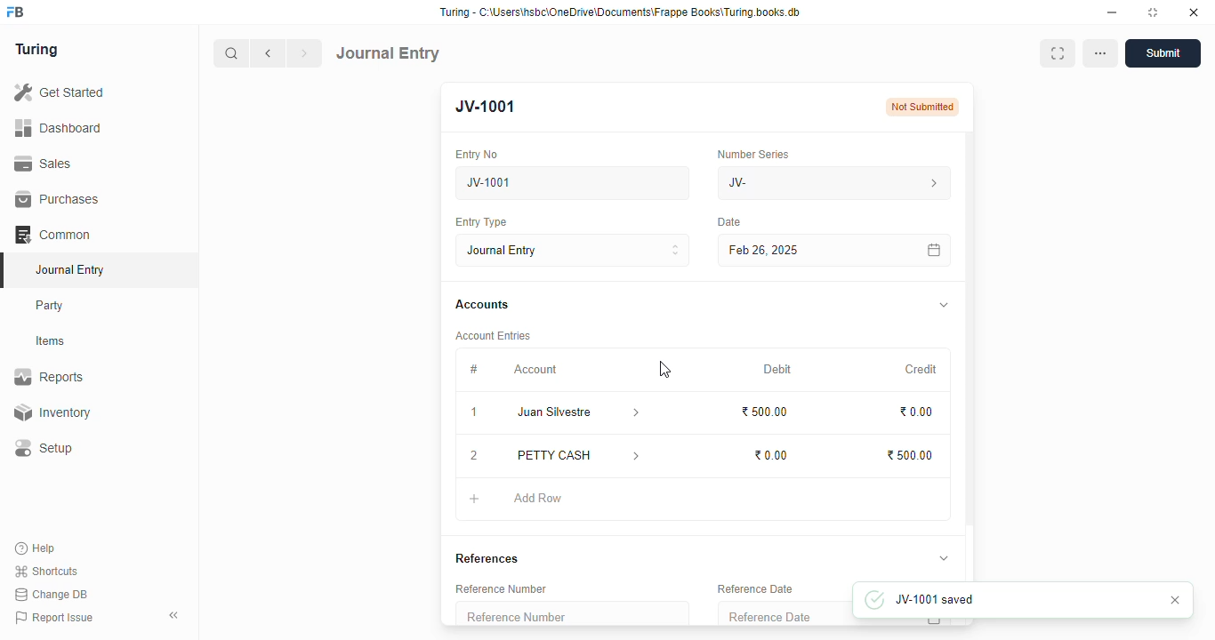 The image size is (1215, 640). What do you see at coordinates (571, 613) in the screenshot?
I see `reference number` at bounding box center [571, 613].